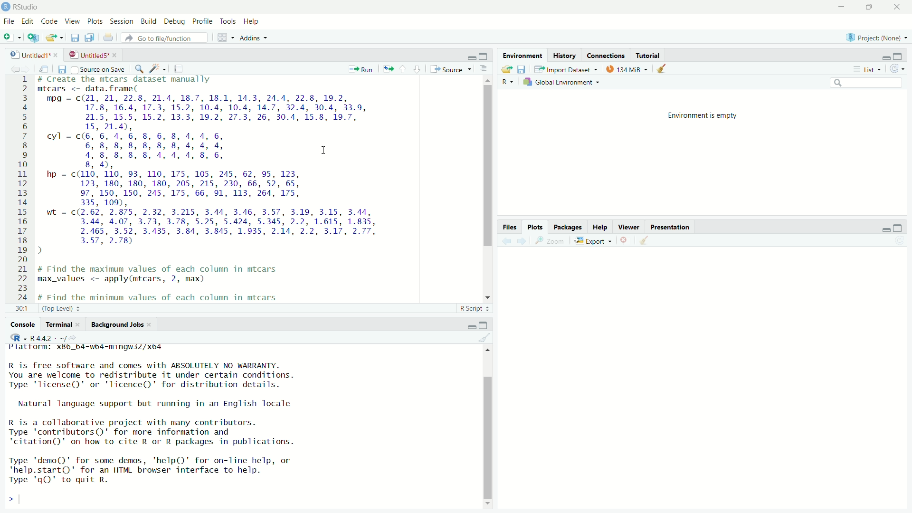  What do you see at coordinates (33, 54) in the screenshot?
I see `) | Untitled1*` at bounding box center [33, 54].